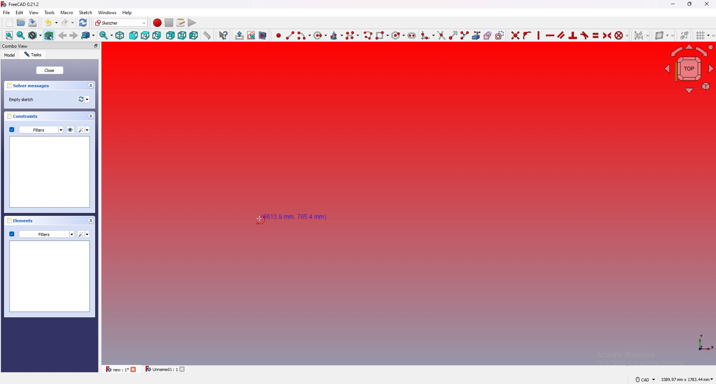 The width and height of the screenshot is (716, 384). What do you see at coordinates (160, 369) in the screenshot?
I see `Unnamed1 : 1` at bounding box center [160, 369].